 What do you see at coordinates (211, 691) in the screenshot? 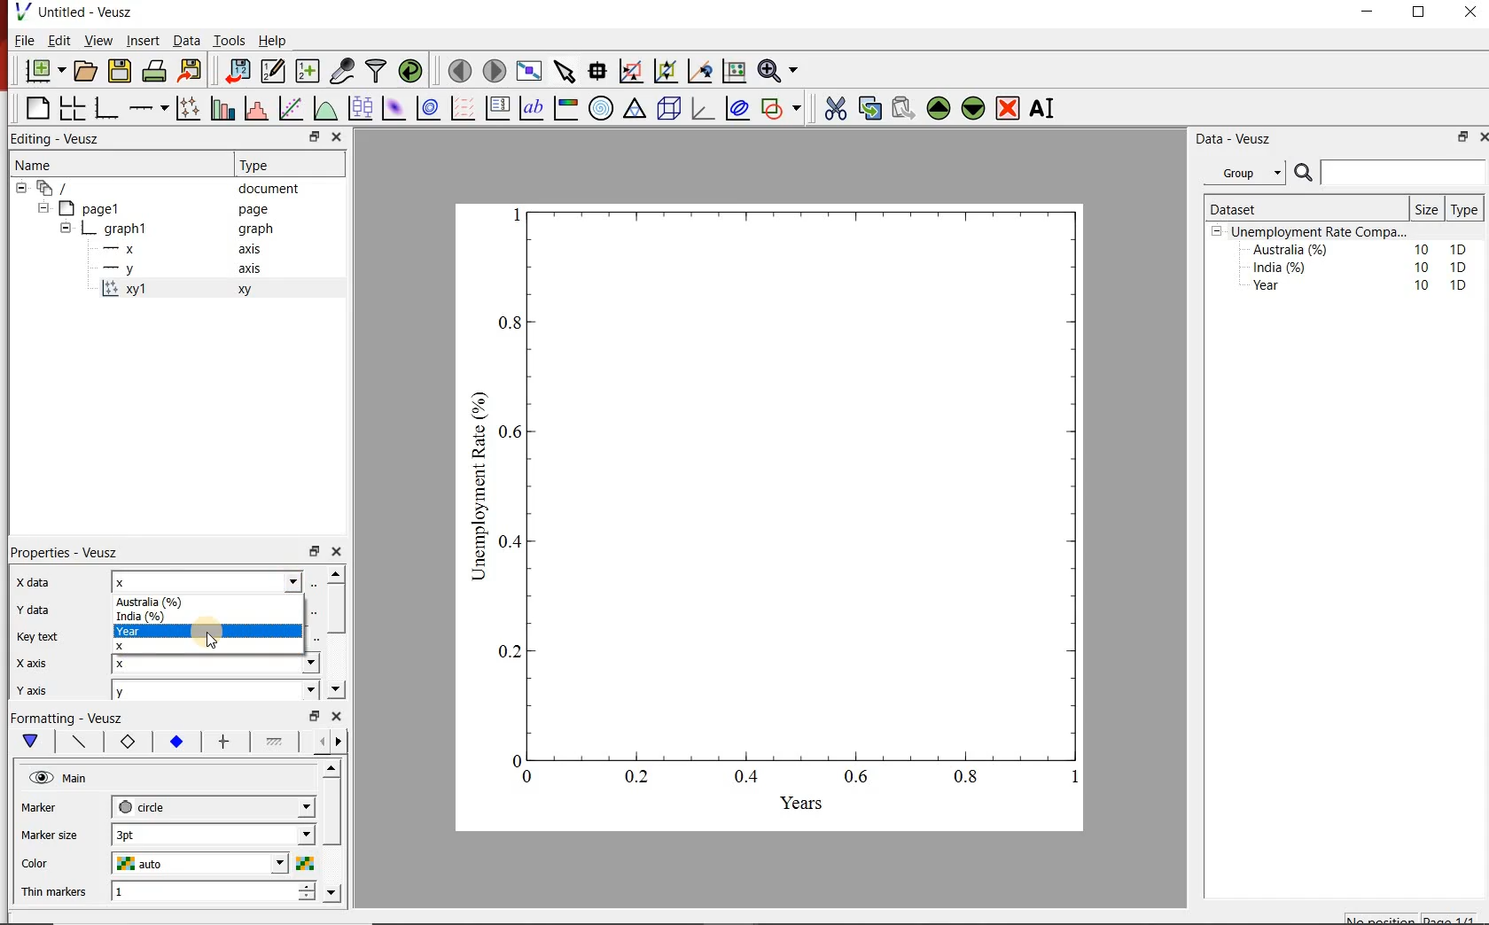
I see `y` at bounding box center [211, 691].